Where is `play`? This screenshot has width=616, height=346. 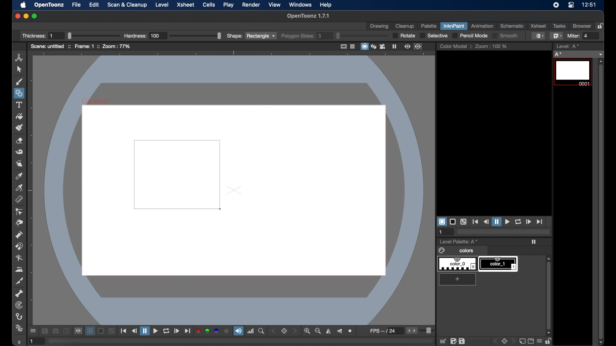
play is located at coordinates (507, 222).